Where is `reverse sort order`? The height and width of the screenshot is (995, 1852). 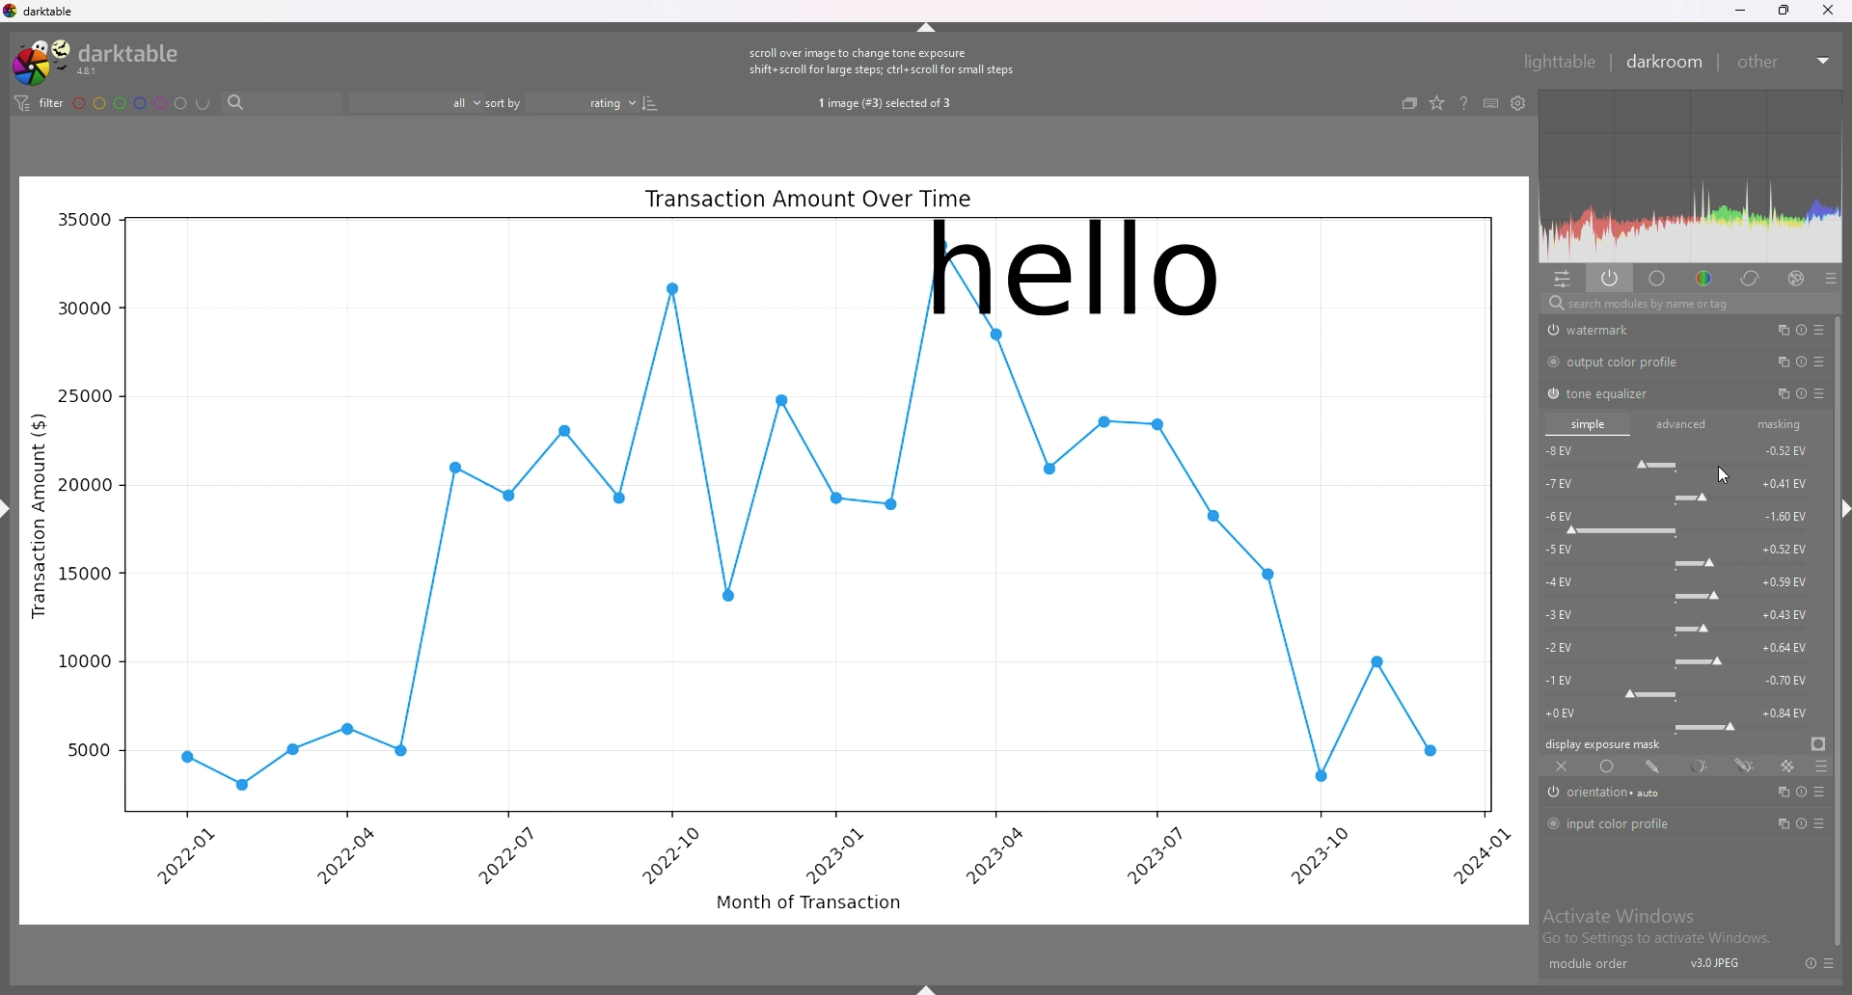 reverse sort order is located at coordinates (651, 103).